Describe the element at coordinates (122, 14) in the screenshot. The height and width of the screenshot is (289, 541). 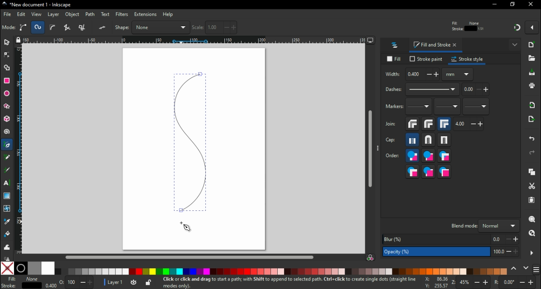
I see `filters` at that location.